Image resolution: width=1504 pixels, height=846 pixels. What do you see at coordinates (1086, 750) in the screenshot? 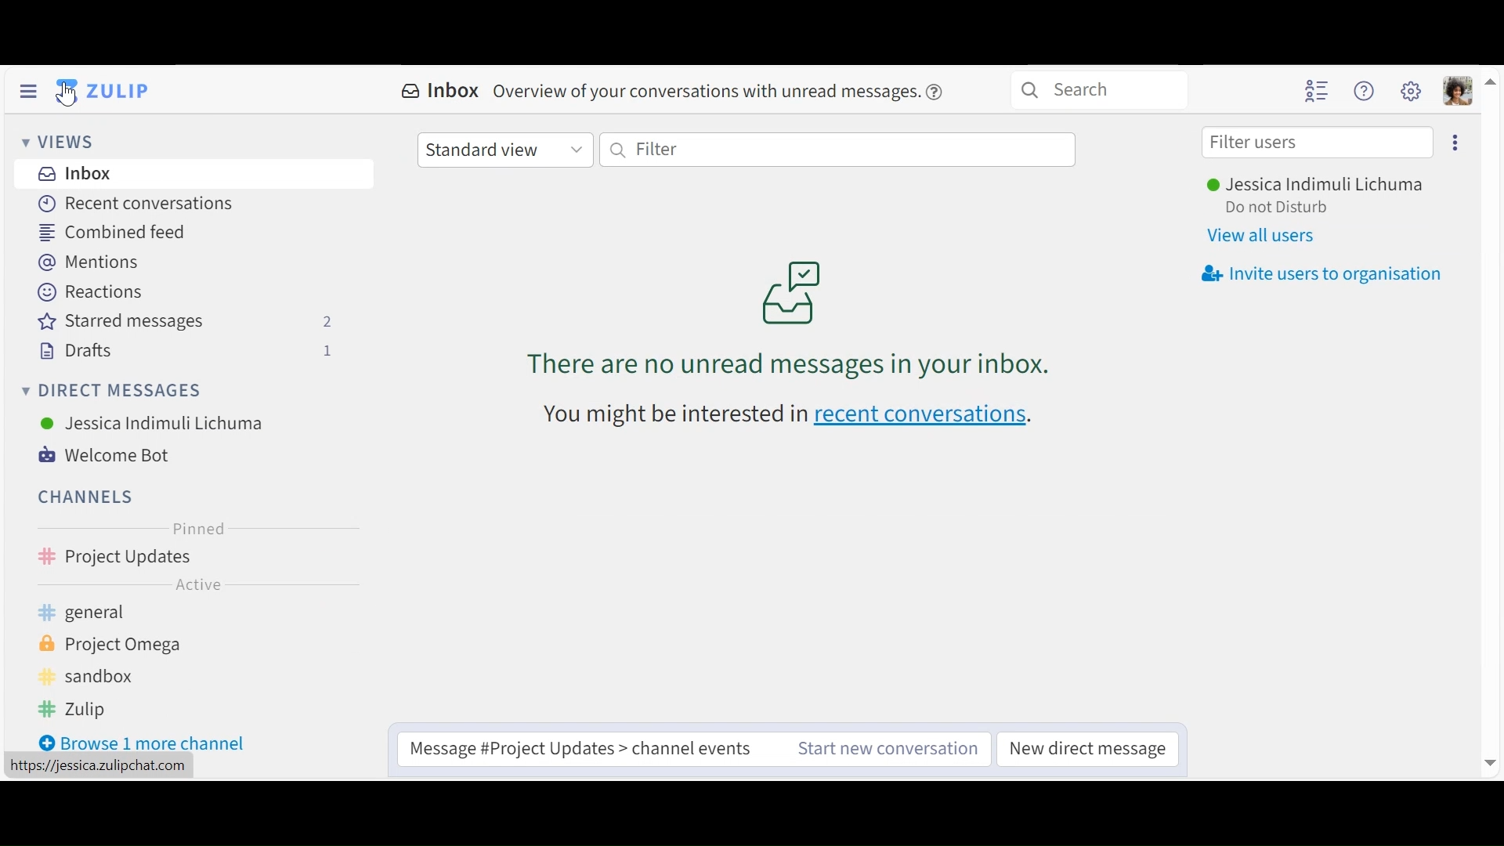
I see `New direct message` at bounding box center [1086, 750].